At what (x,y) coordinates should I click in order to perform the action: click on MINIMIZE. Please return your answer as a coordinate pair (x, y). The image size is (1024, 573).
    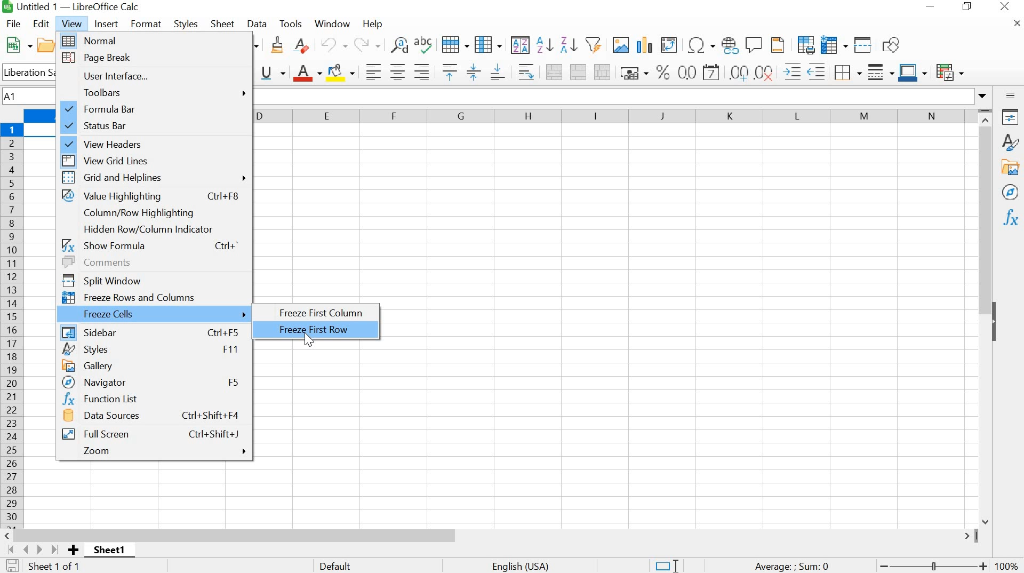
    Looking at the image, I should click on (930, 7).